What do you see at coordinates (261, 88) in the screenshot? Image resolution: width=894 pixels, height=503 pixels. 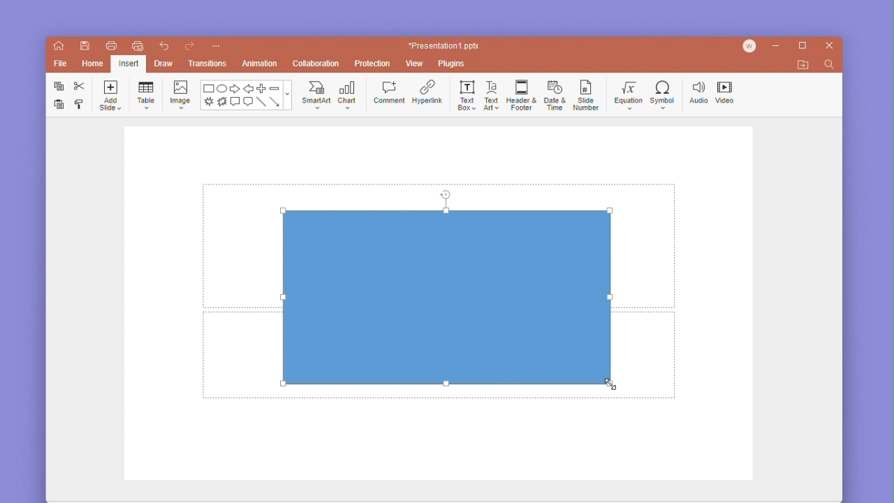 I see `plus` at bounding box center [261, 88].